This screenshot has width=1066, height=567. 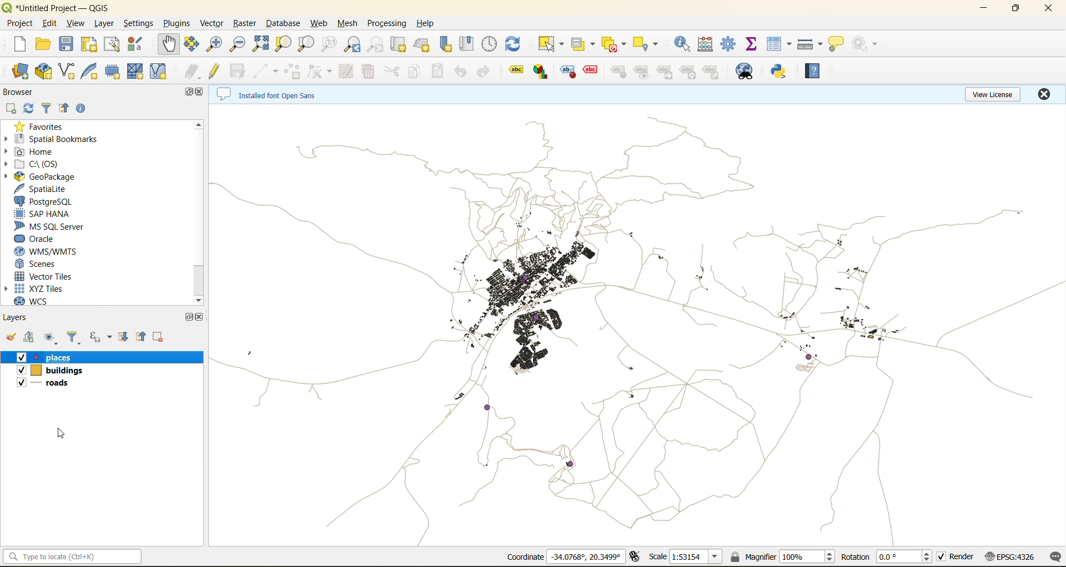 I want to click on expand all, so click(x=123, y=337).